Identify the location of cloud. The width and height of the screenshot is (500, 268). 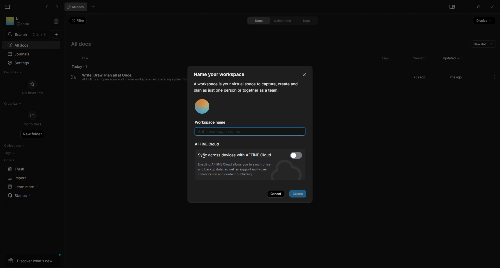
(208, 144).